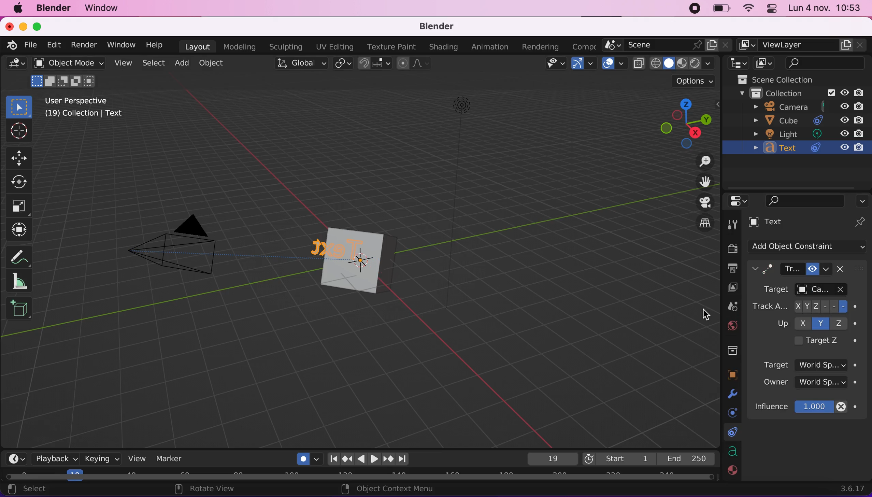 Image resolution: width=872 pixels, height=497 pixels. What do you see at coordinates (667, 45) in the screenshot?
I see `scene` at bounding box center [667, 45].